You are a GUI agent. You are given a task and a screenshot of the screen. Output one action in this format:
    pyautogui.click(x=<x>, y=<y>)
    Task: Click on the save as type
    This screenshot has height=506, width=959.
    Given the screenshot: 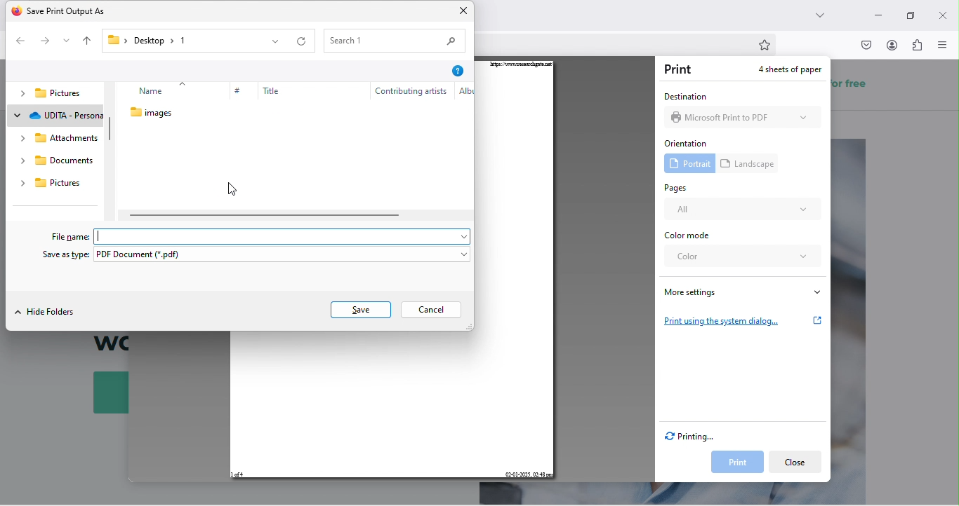 What is the action you would take?
    pyautogui.click(x=257, y=256)
    